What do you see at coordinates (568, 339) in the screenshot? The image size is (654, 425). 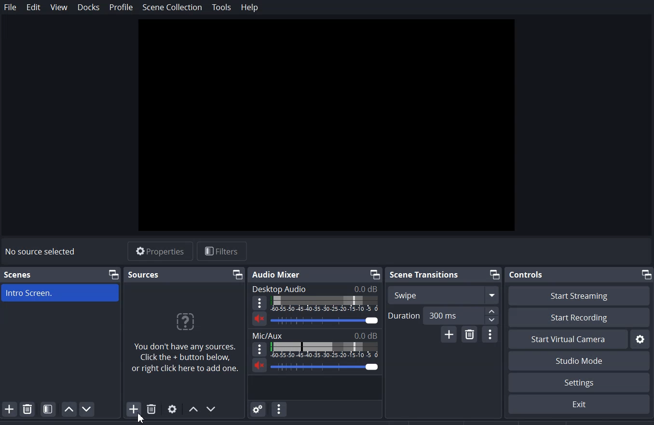 I see `Start Virtual camera` at bounding box center [568, 339].